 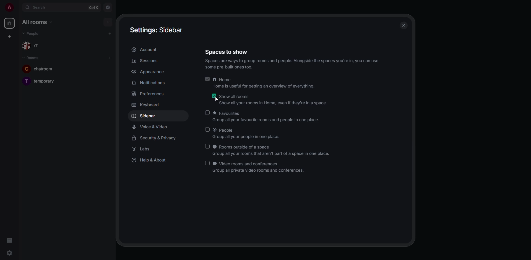 I want to click on quick settings, so click(x=9, y=253).